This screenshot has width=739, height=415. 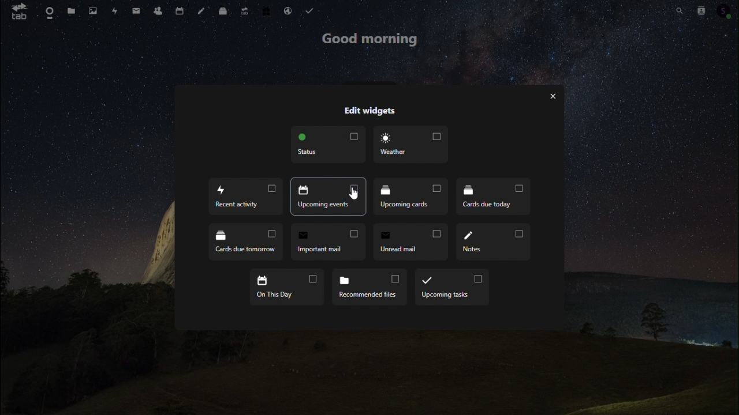 I want to click on Contacts, so click(x=699, y=10).